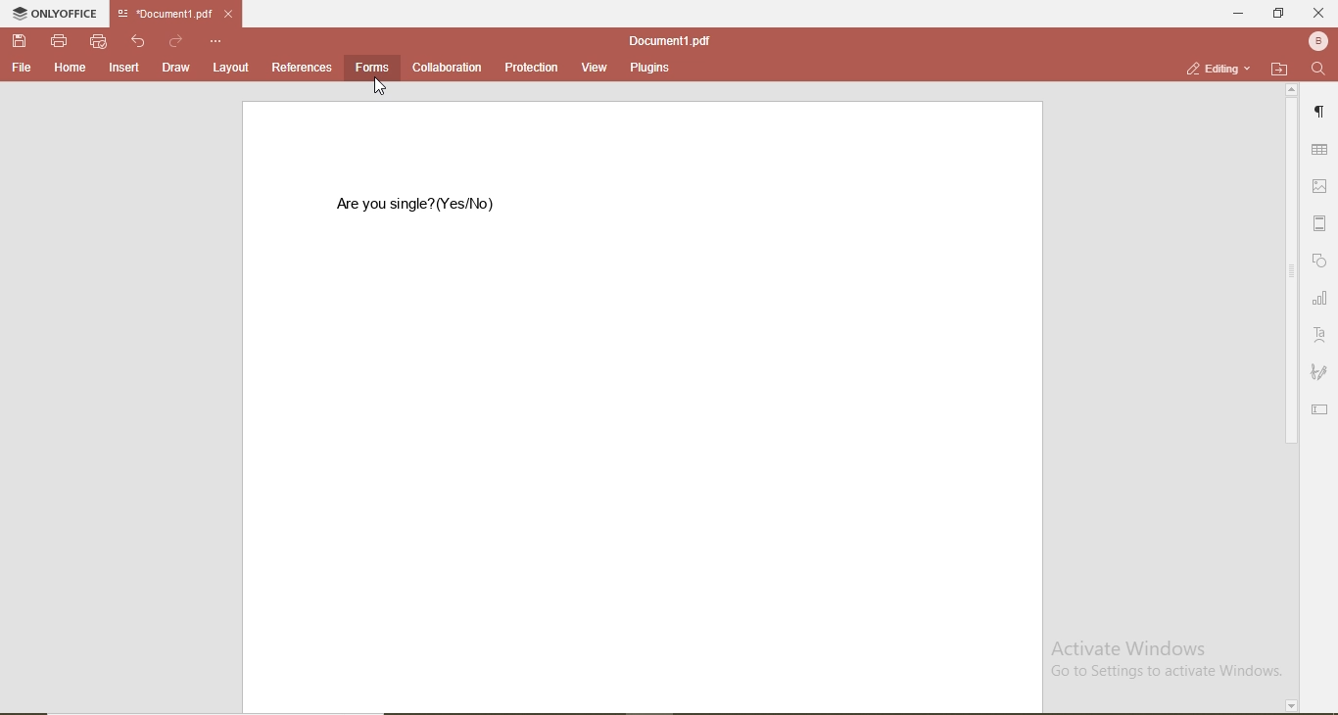  I want to click on draw, so click(175, 68).